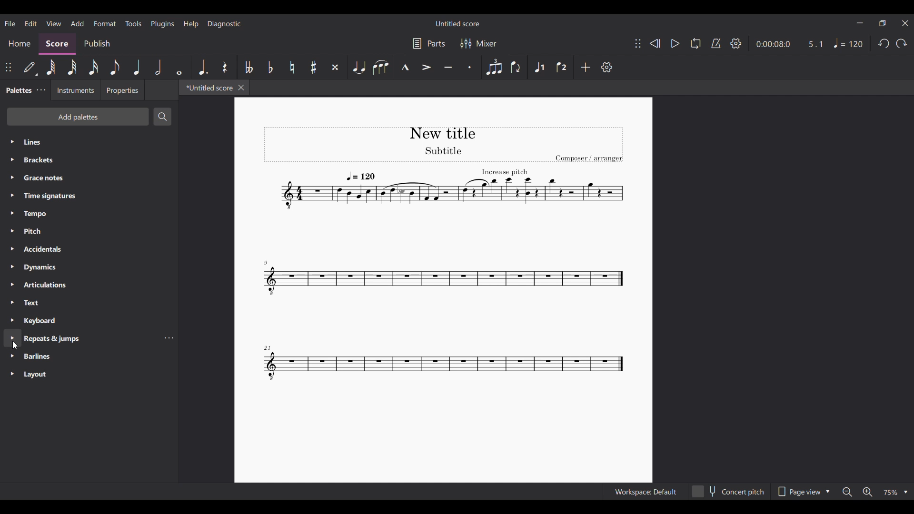 This screenshot has width=914, height=514. I want to click on Redo, so click(901, 43).